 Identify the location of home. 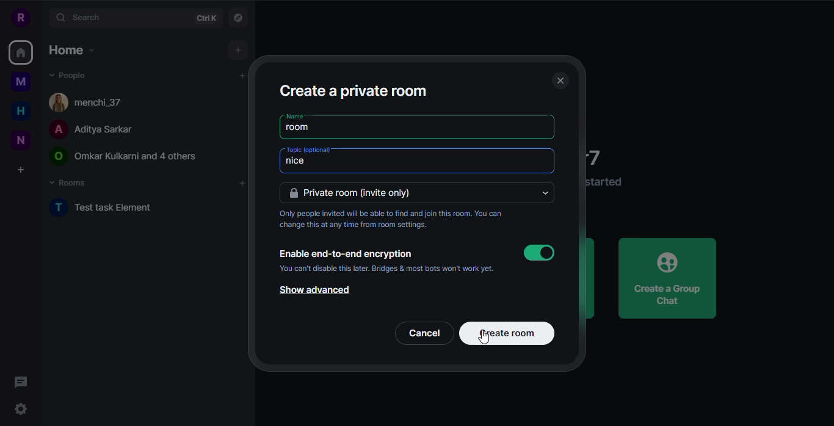
(20, 54).